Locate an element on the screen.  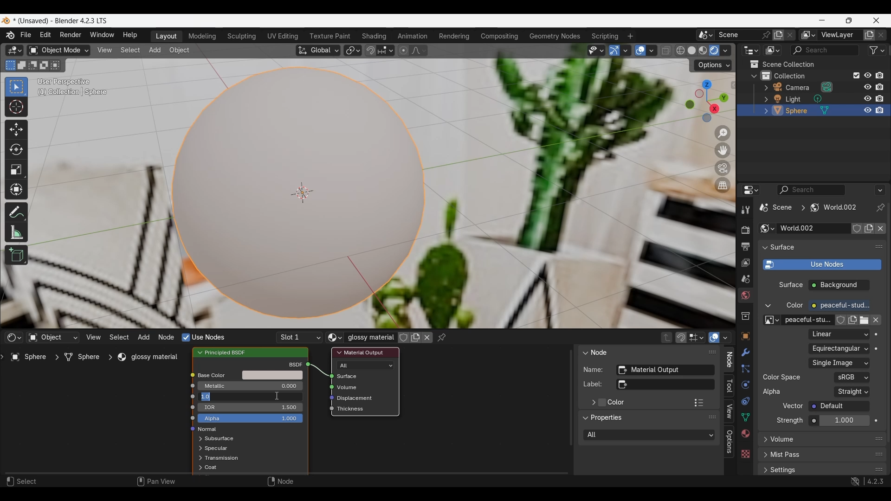
Move the view is located at coordinates (723, 151).